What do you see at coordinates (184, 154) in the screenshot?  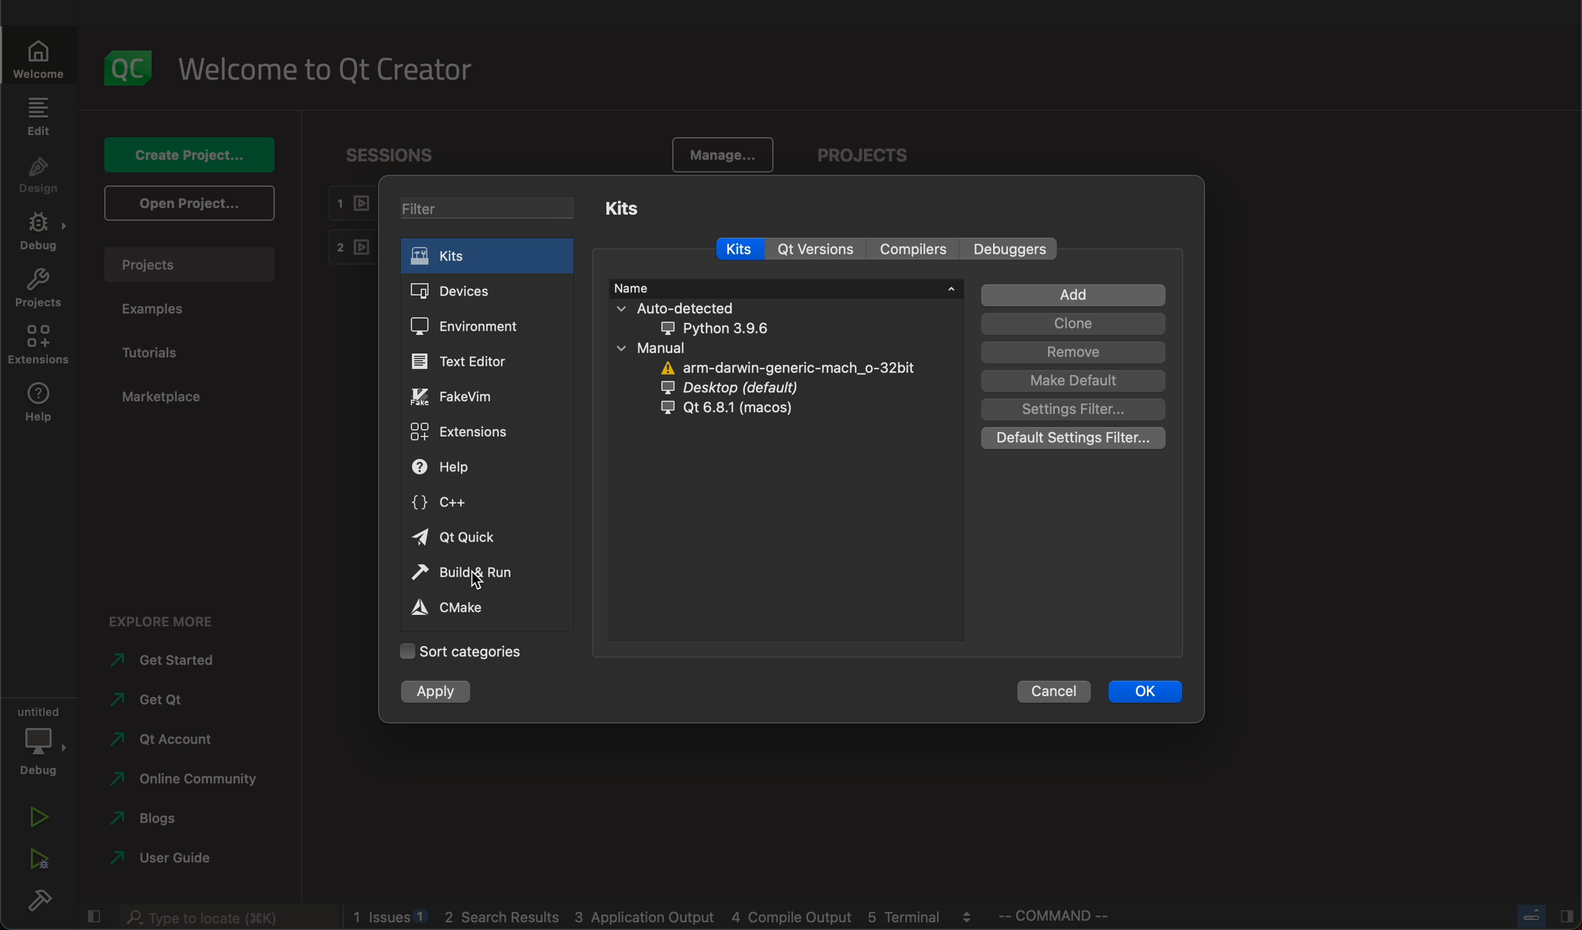 I see `create` at bounding box center [184, 154].